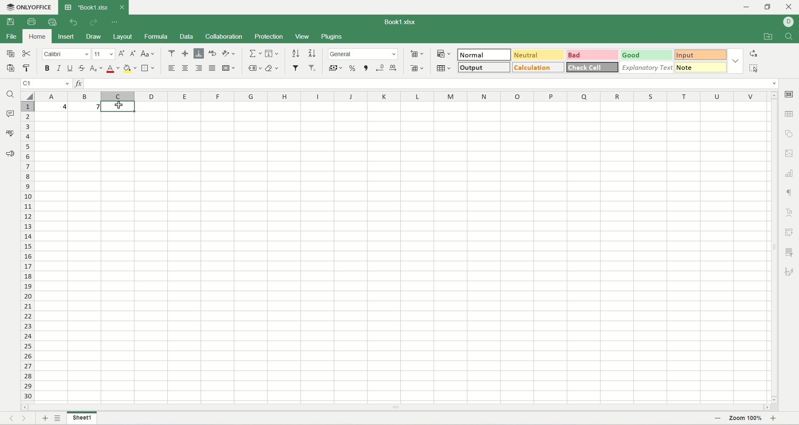 The image size is (799, 425). I want to click on check cell, so click(591, 67).